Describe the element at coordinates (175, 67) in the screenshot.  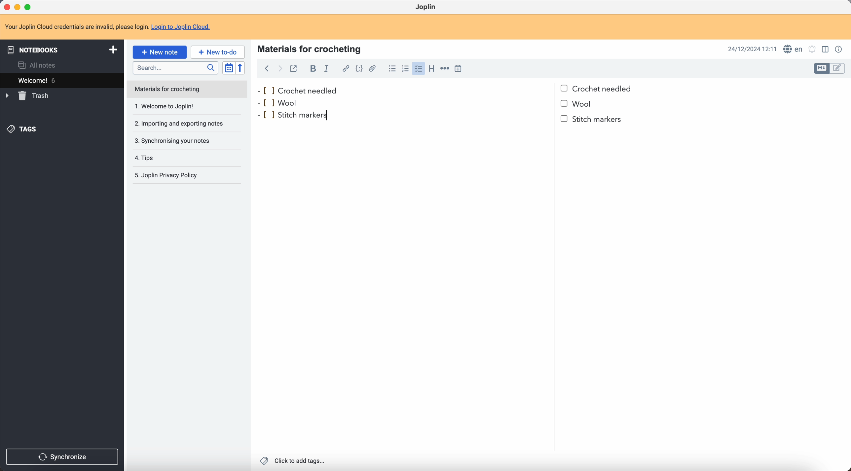
I see `search bar` at that location.